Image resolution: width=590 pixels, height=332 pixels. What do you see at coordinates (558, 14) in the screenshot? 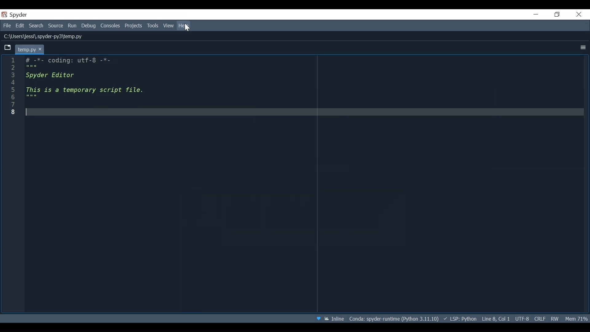
I see `Restore` at bounding box center [558, 14].